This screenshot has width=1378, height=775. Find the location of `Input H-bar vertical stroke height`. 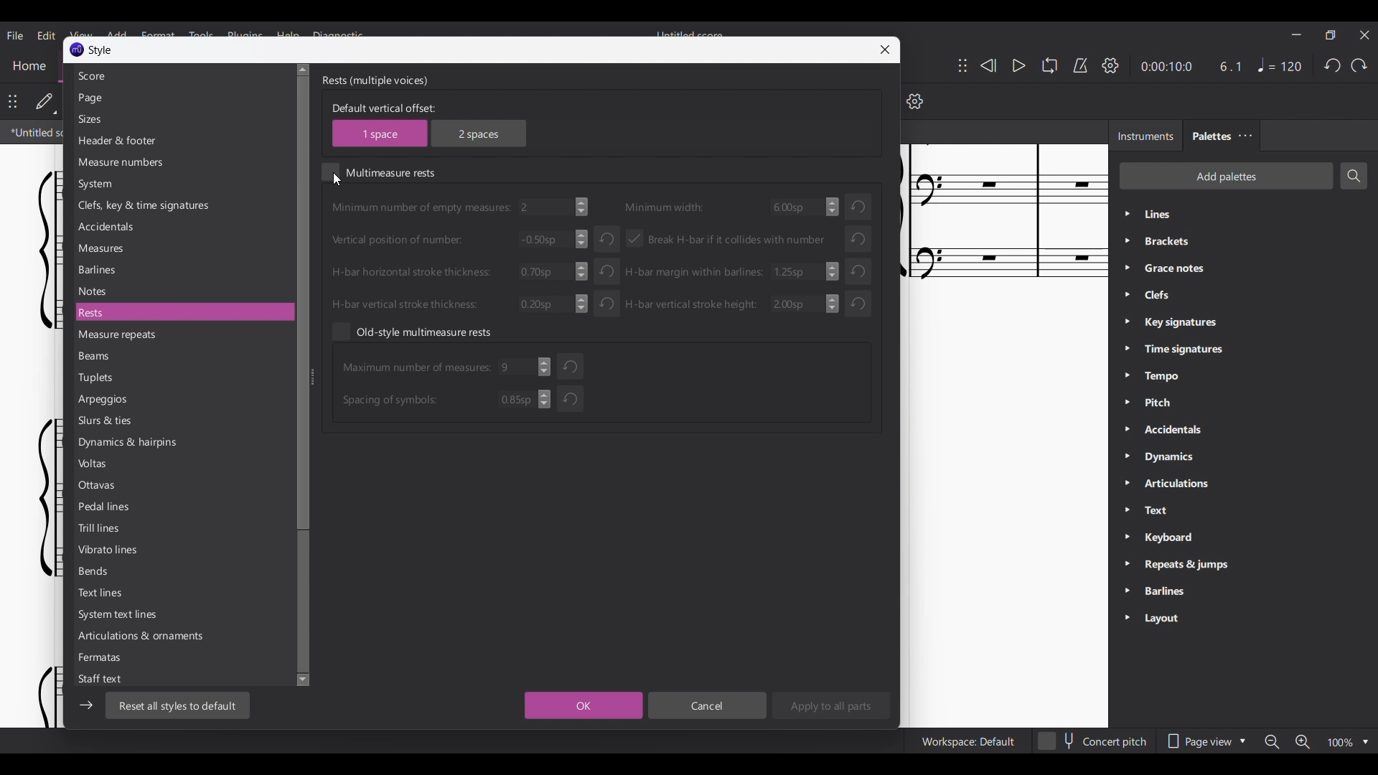

Input H-bar vertical stroke height is located at coordinates (723, 304).